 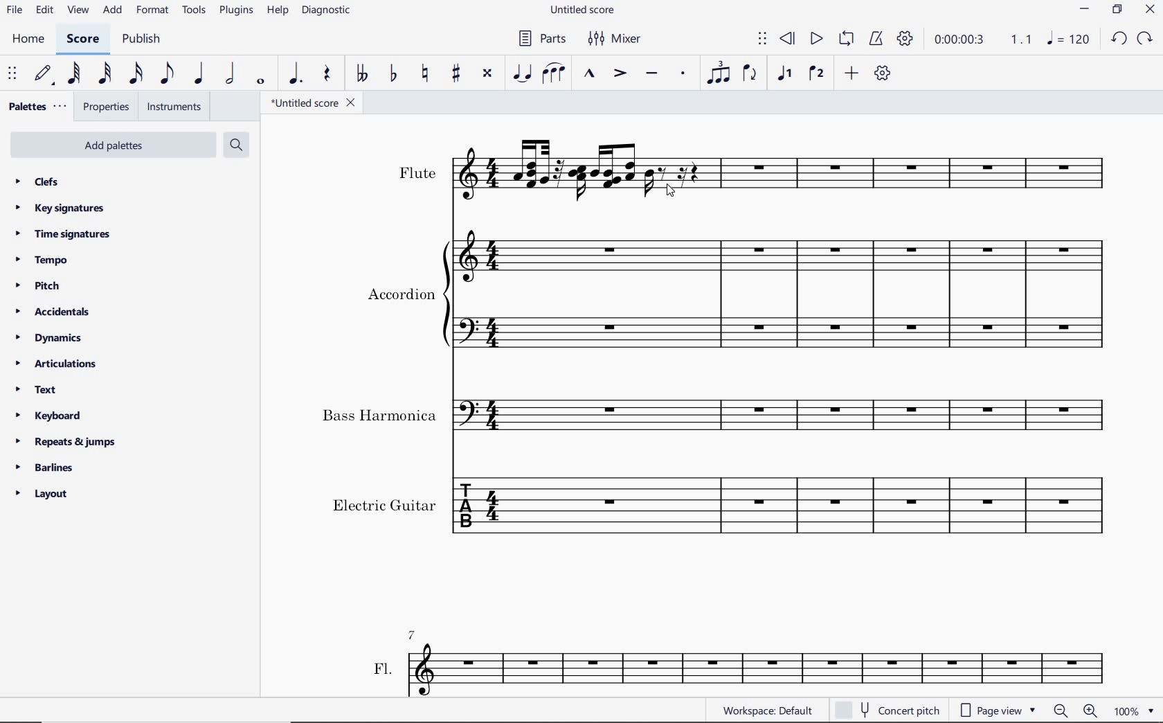 What do you see at coordinates (415, 633) in the screenshot?
I see `7` at bounding box center [415, 633].